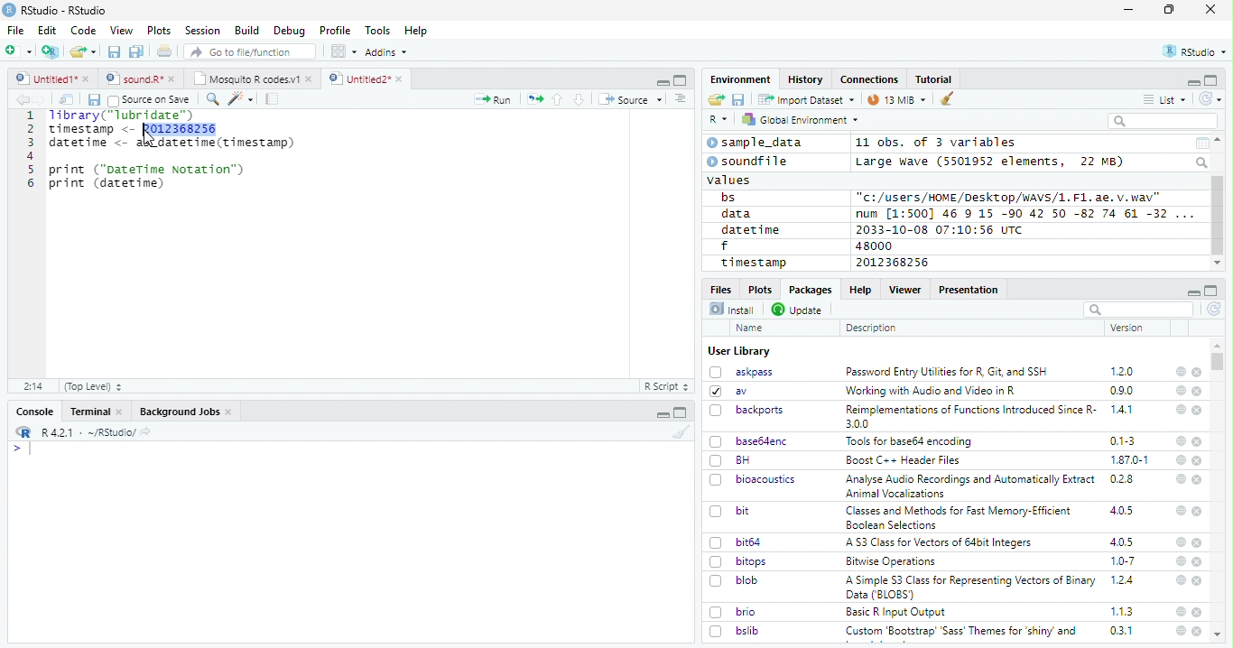 The width and height of the screenshot is (1233, 648). What do you see at coordinates (1217, 264) in the screenshot?
I see `scroll down` at bounding box center [1217, 264].